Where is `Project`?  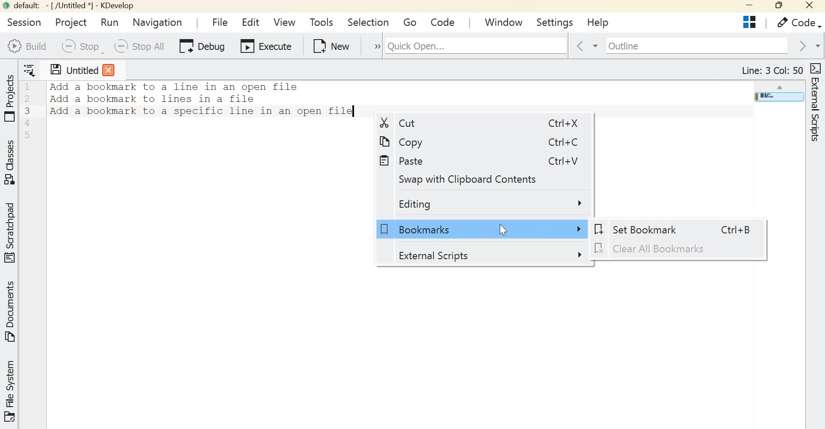
Project is located at coordinates (70, 22).